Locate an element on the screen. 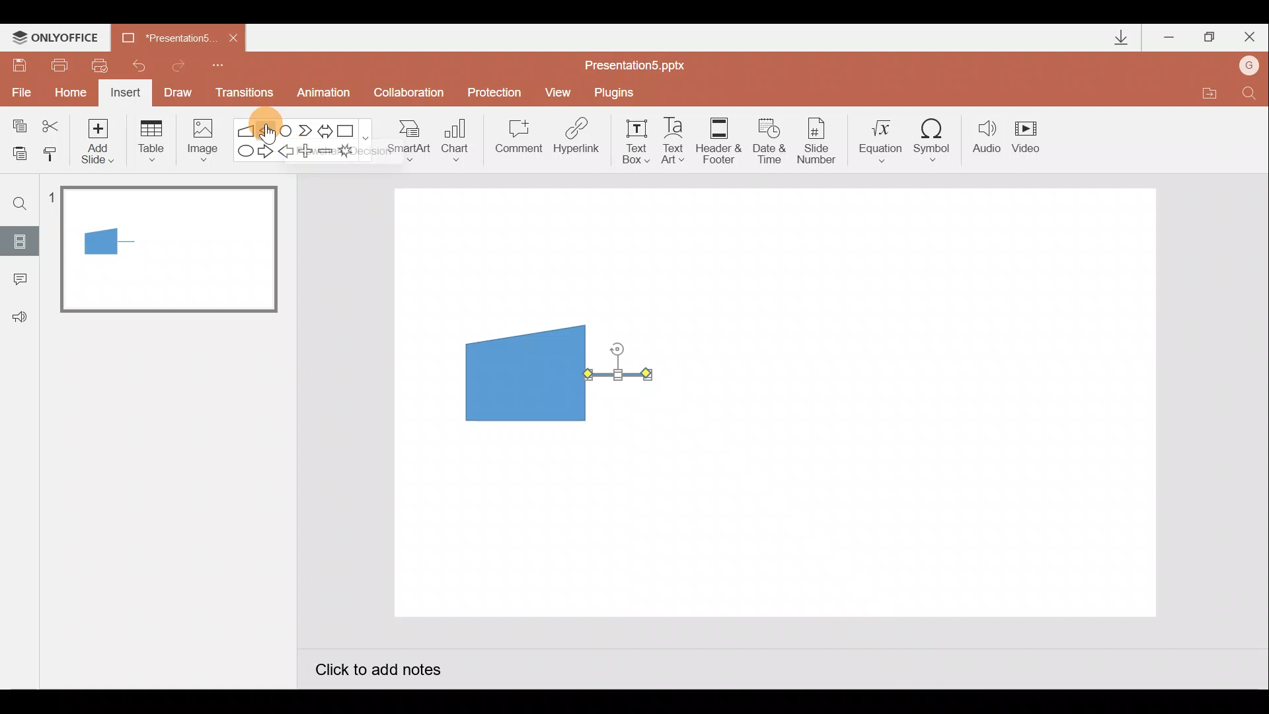 This screenshot has width=1269, height=714. Protection is located at coordinates (498, 92).